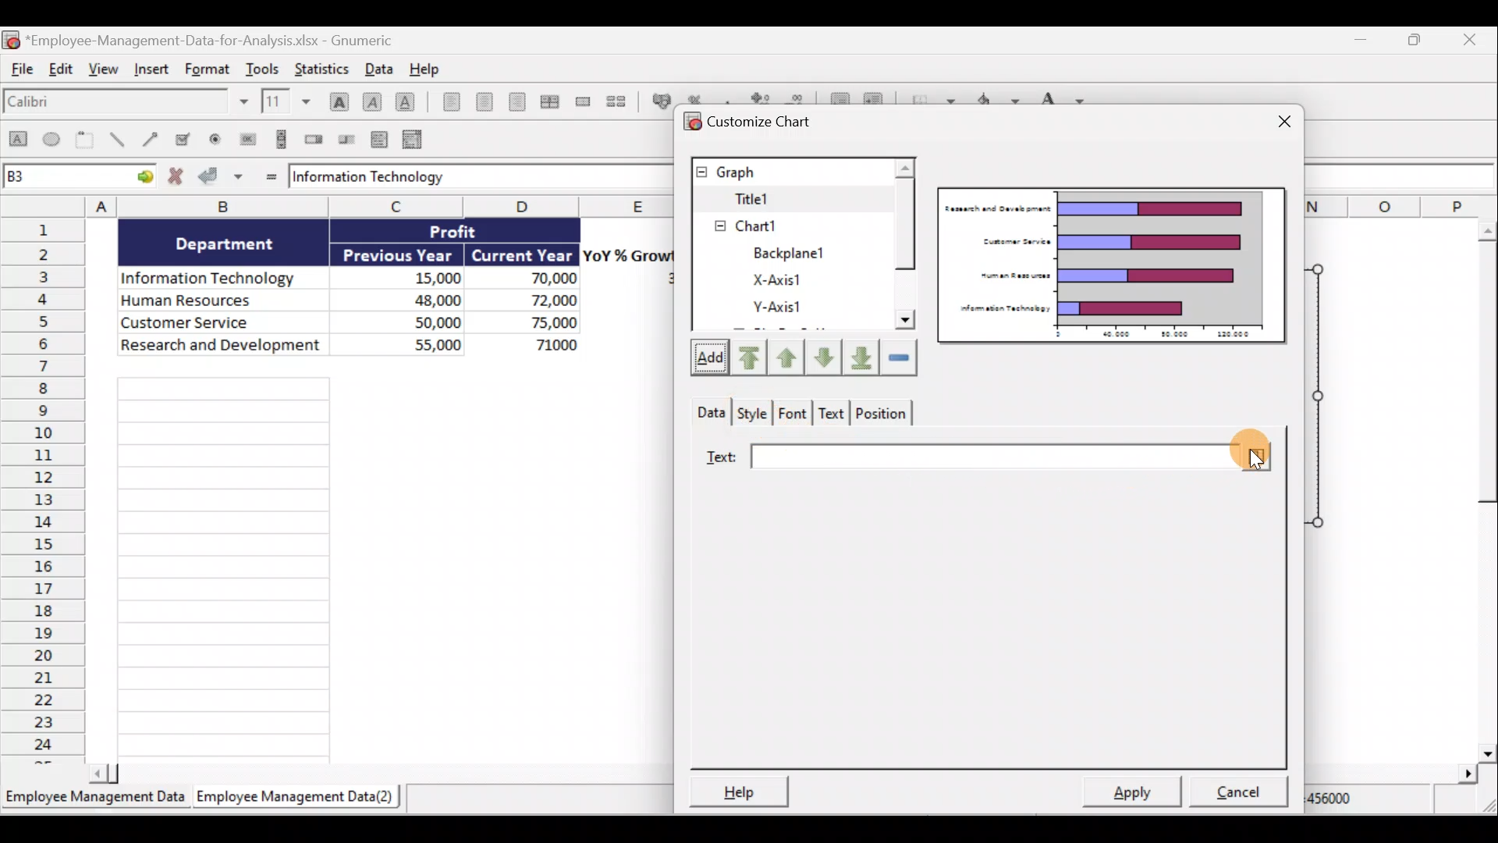 This screenshot has height=843, width=1498. Describe the element at coordinates (804, 252) in the screenshot. I see `X-axis 1` at that location.